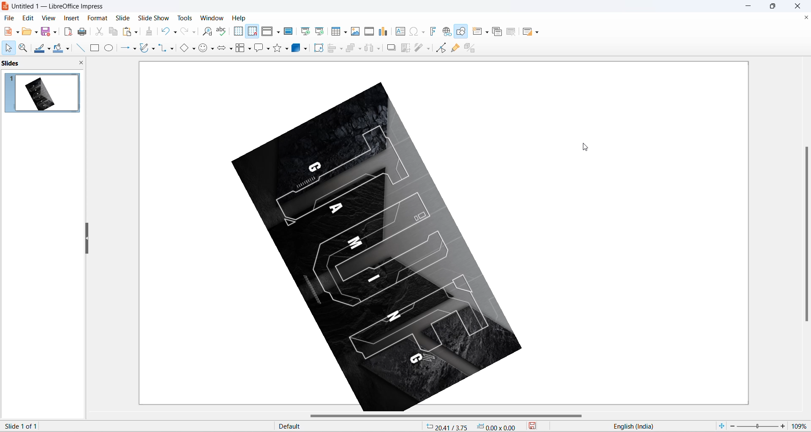  I want to click on filter options, so click(428, 48).